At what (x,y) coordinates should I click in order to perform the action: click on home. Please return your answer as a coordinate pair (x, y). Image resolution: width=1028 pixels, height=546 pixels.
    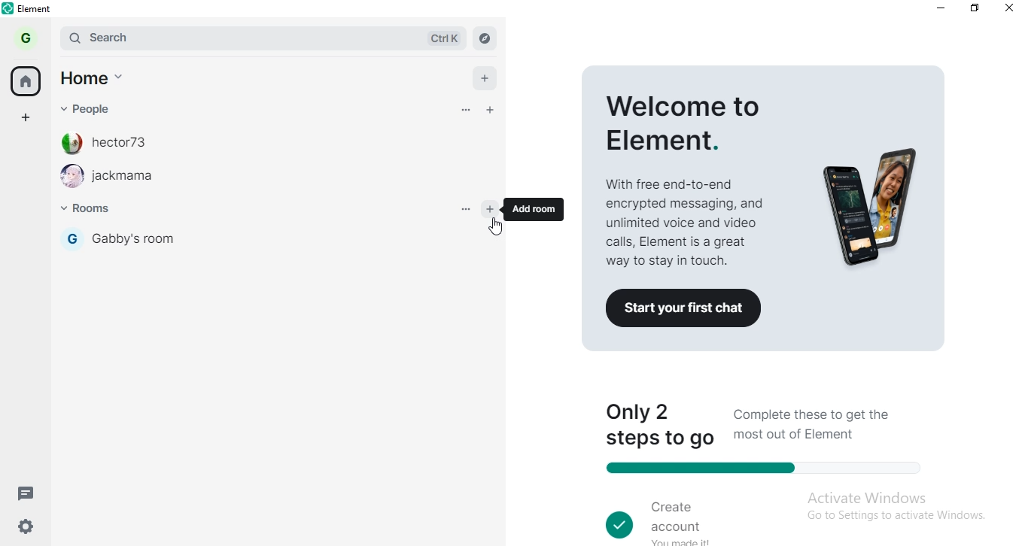
    Looking at the image, I should click on (28, 81).